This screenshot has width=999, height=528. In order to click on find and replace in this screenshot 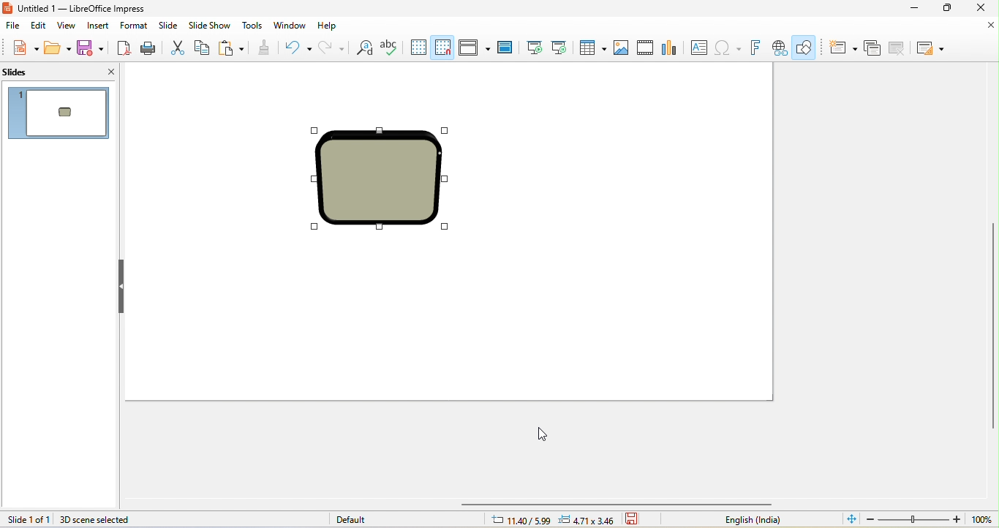, I will do `click(364, 48)`.